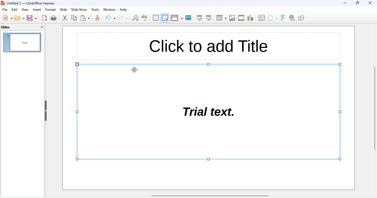 Image resolution: width=377 pixels, height=198 pixels. What do you see at coordinates (233, 18) in the screenshot?
I see `insert image` at bounding box center [233, 18].